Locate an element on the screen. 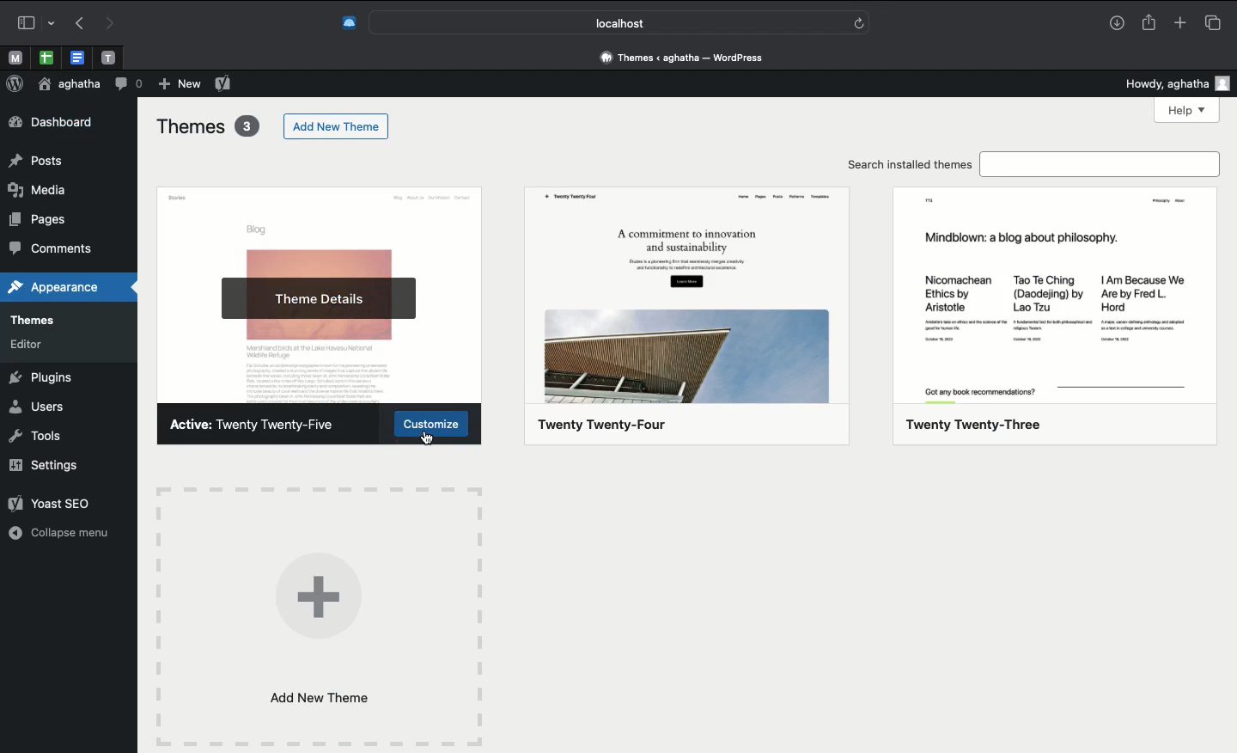  Settings is located at coordinates (42, 466).